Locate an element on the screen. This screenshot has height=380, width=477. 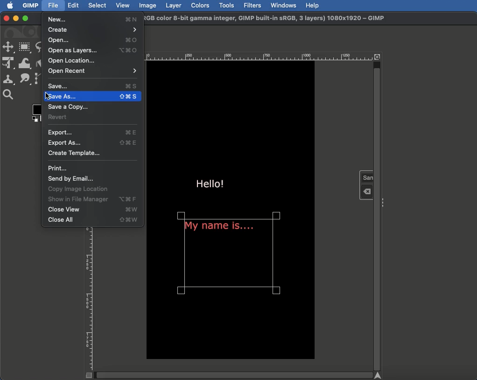
Text tool is located at coordinates (366, 184).